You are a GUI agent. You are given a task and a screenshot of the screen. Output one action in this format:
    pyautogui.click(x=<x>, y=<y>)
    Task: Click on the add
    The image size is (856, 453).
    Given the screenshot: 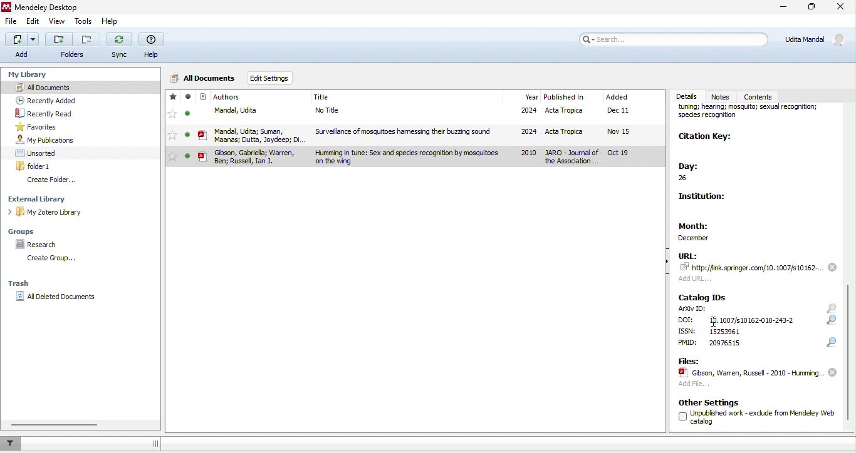 What is the action you would take?
    pyautogui.click(x=21, y=46)
    